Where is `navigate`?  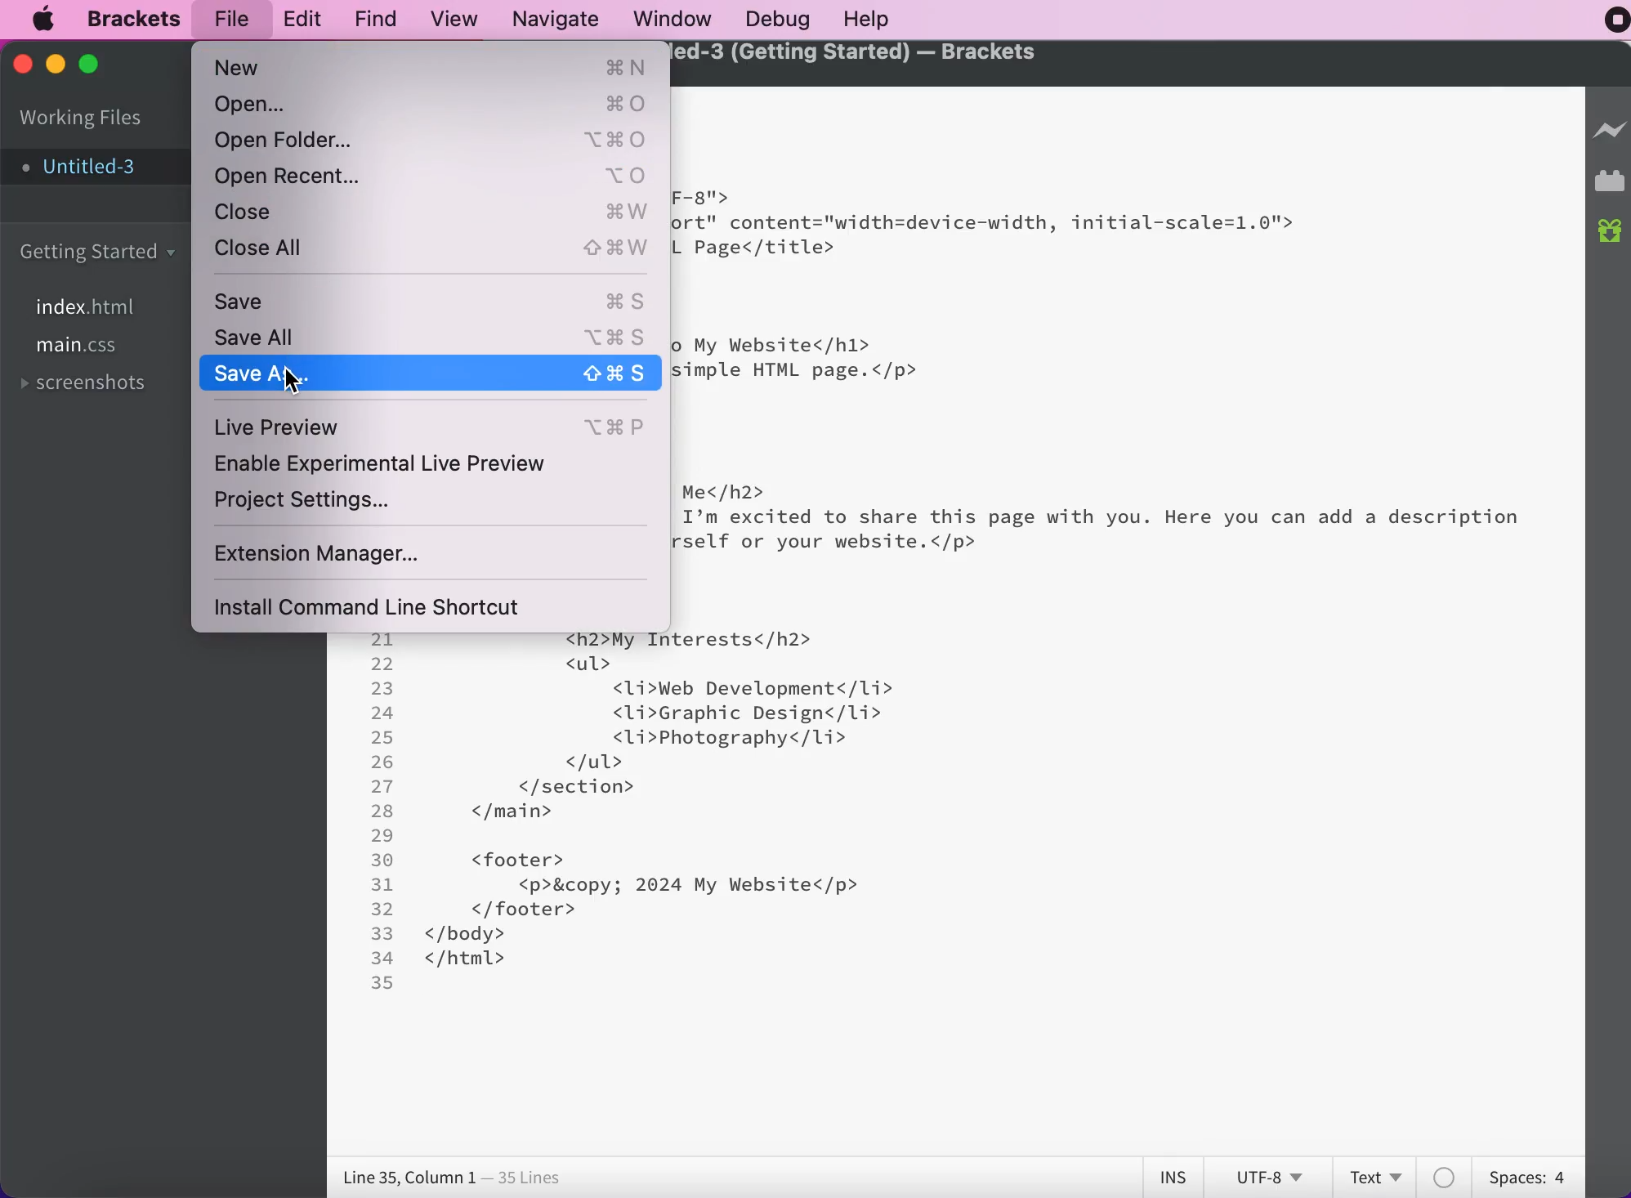 navigate is located at coordinates (561, 18).